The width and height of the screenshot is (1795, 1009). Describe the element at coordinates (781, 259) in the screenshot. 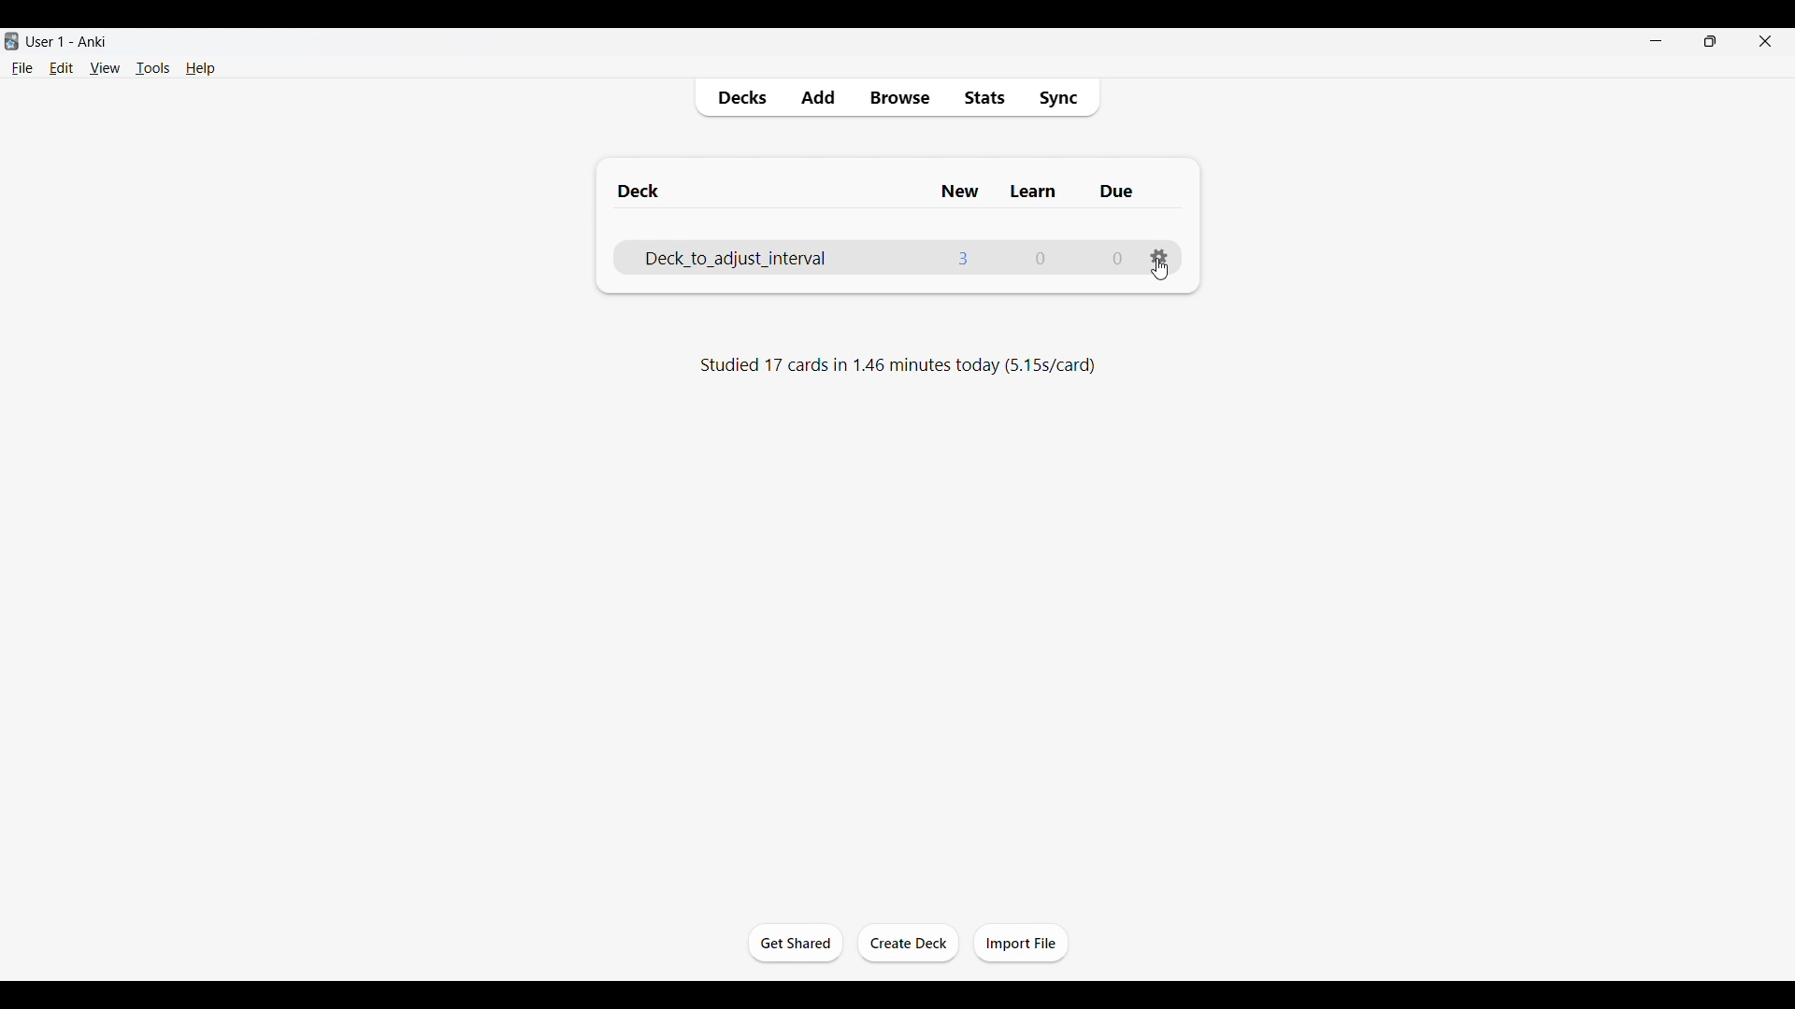

I see `Deck name` at that location.